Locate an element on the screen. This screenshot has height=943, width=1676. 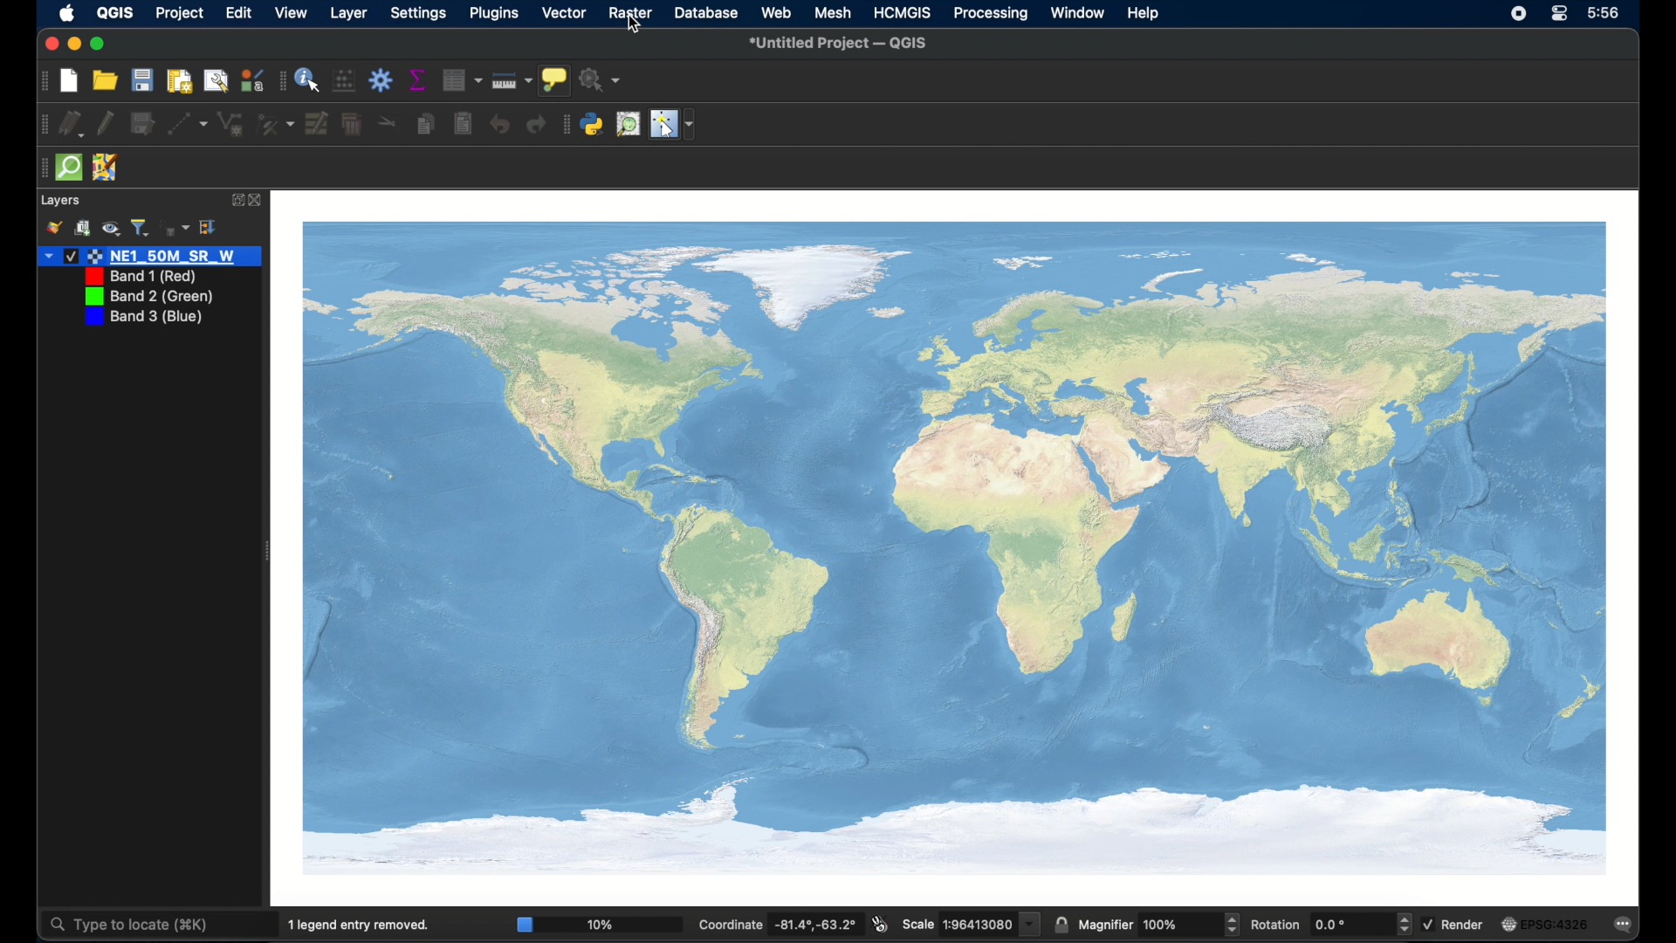
project is located at coordinates (180, 14).